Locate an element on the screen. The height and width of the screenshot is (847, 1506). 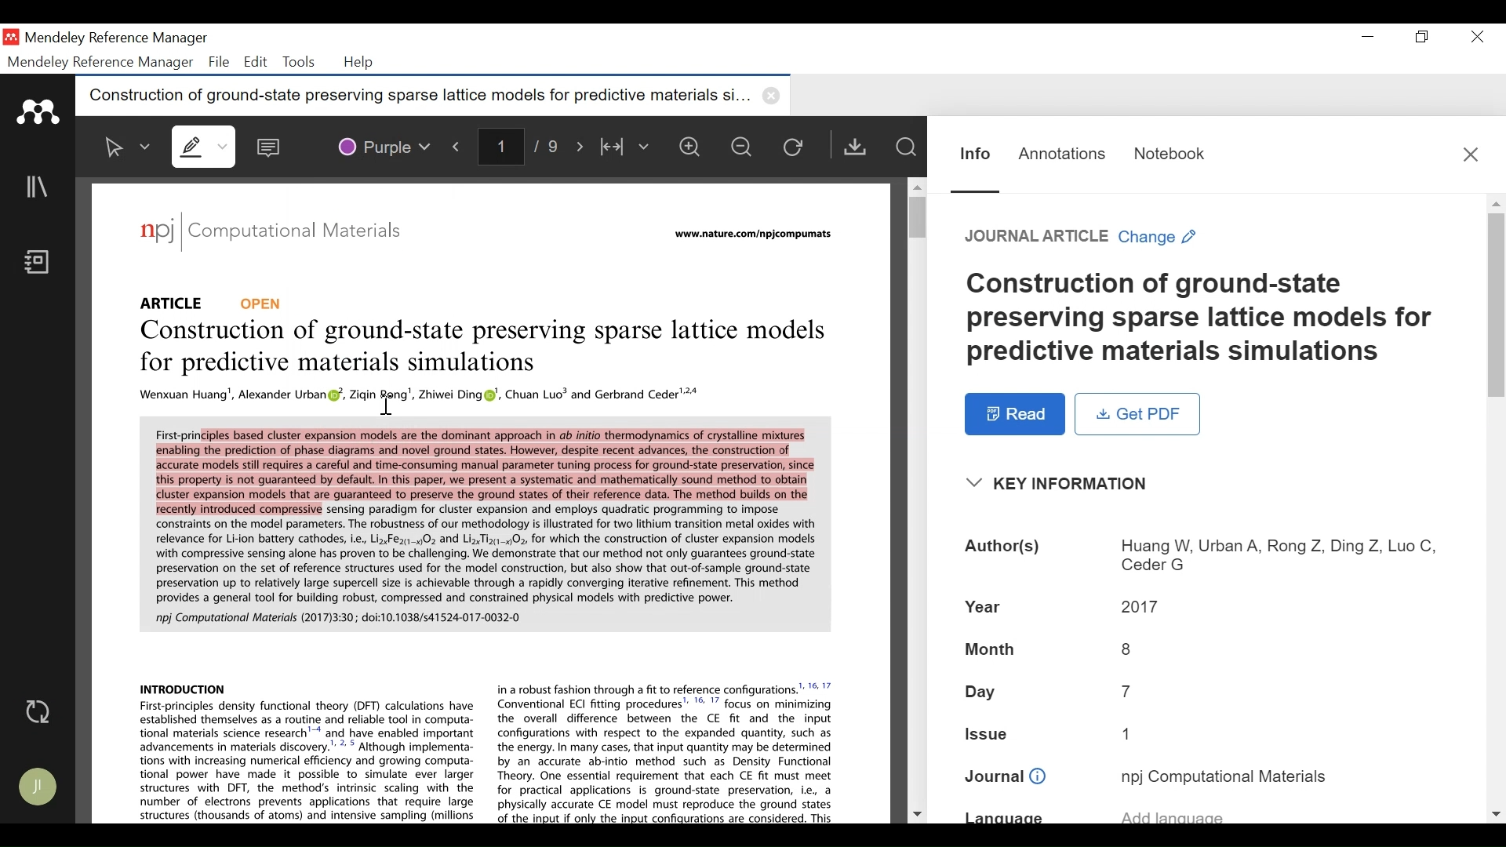
Month is located at coordinates (988, 649).